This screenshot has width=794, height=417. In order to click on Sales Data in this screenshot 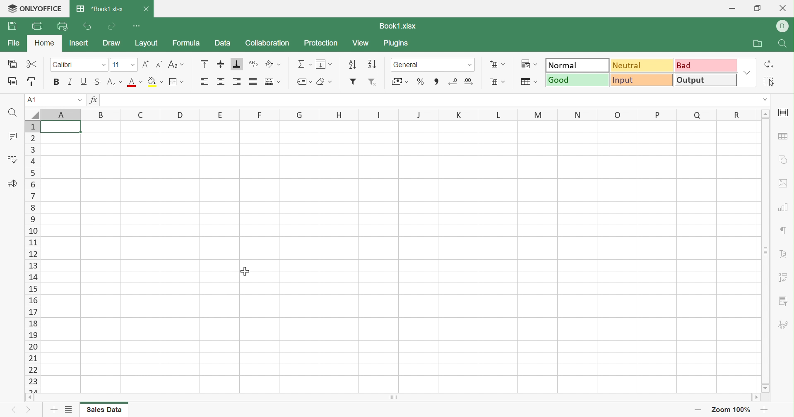, I will do `click(107, 410)`.